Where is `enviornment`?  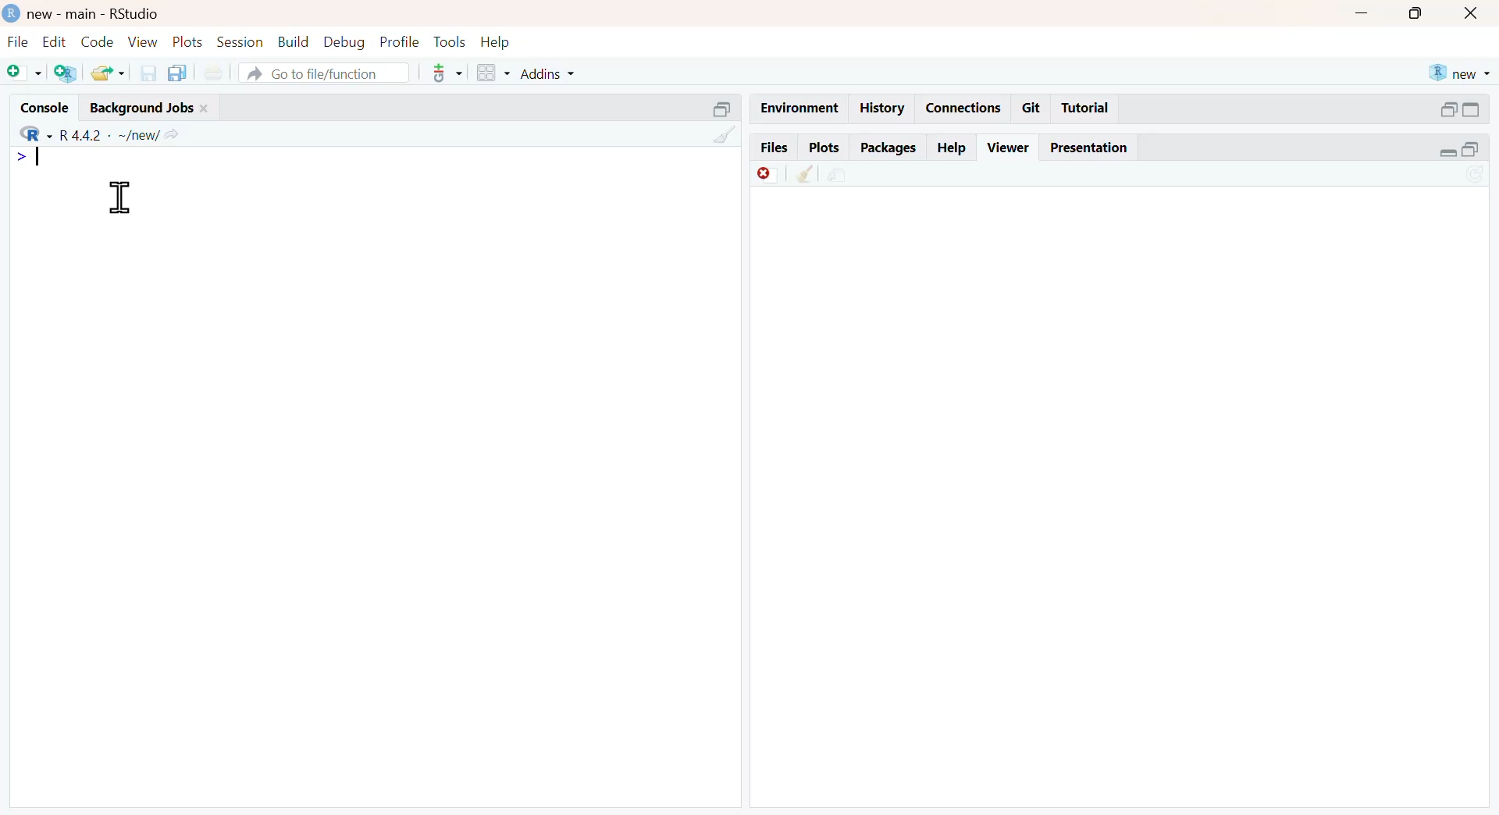
enviornment is located at coordinates (800, 109).